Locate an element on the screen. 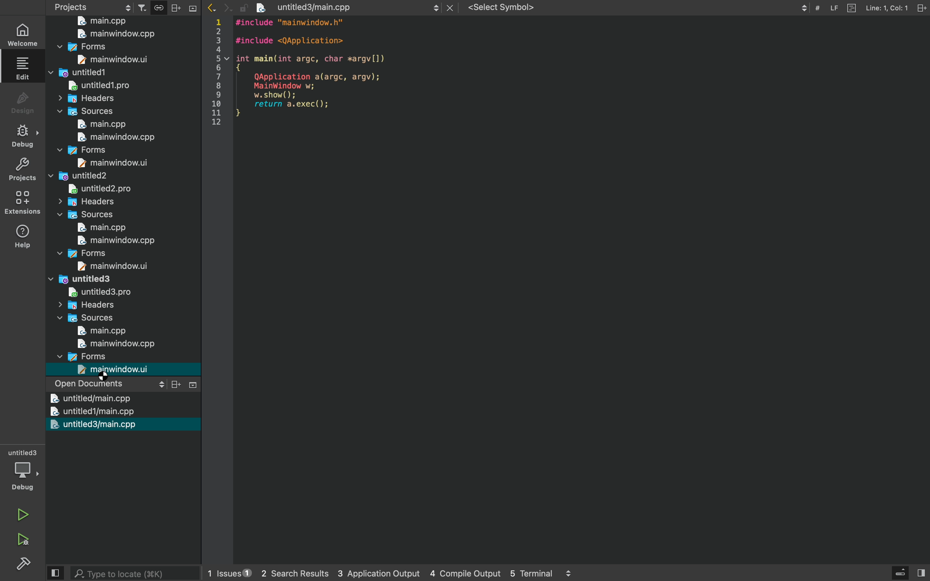 The width and height of the screenshot is (930, 581). main is located at coordinates (115, 344).